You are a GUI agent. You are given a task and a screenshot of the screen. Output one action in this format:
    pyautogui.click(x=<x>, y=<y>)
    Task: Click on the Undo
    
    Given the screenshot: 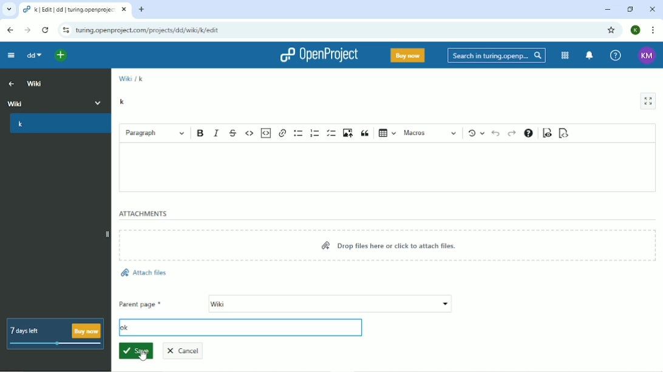 What is the action you would take?
    pyautogui.click(x=495, y=133)
    